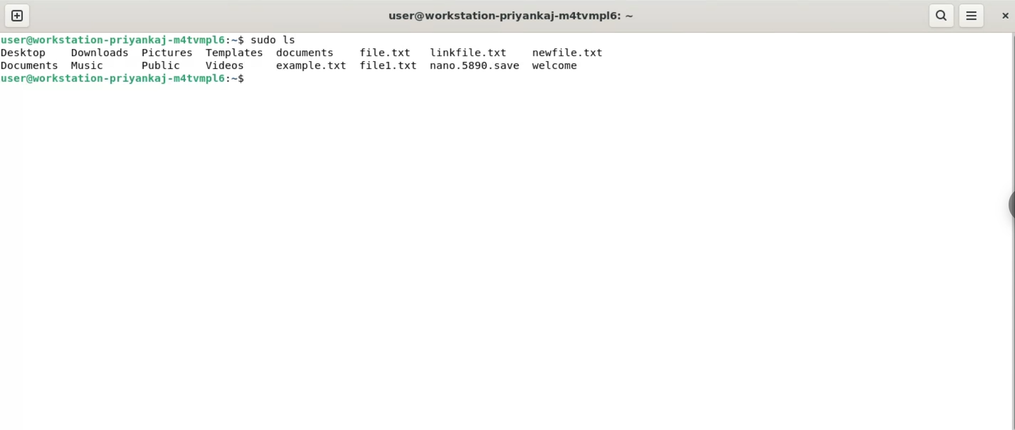  What do you see at coordinates (225, 66) in the screenshot?
I see `videos` at bounding box center [225, 66].